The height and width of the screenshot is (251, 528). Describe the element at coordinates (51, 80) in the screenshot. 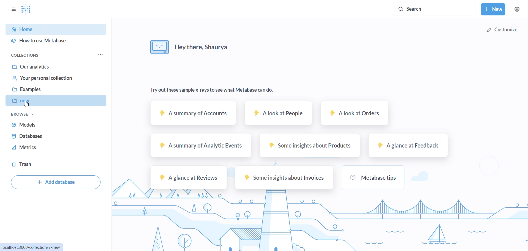

I see `your personal collection` at that location.